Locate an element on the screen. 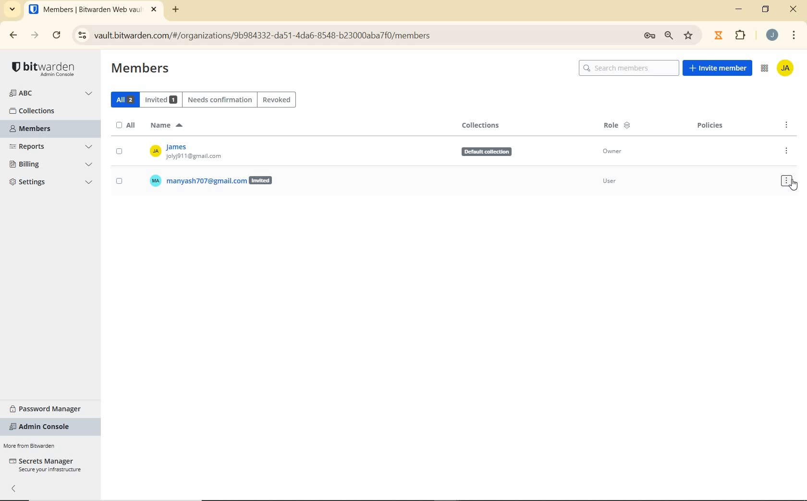  MINIMIZE is located at coordinates (740, 11).